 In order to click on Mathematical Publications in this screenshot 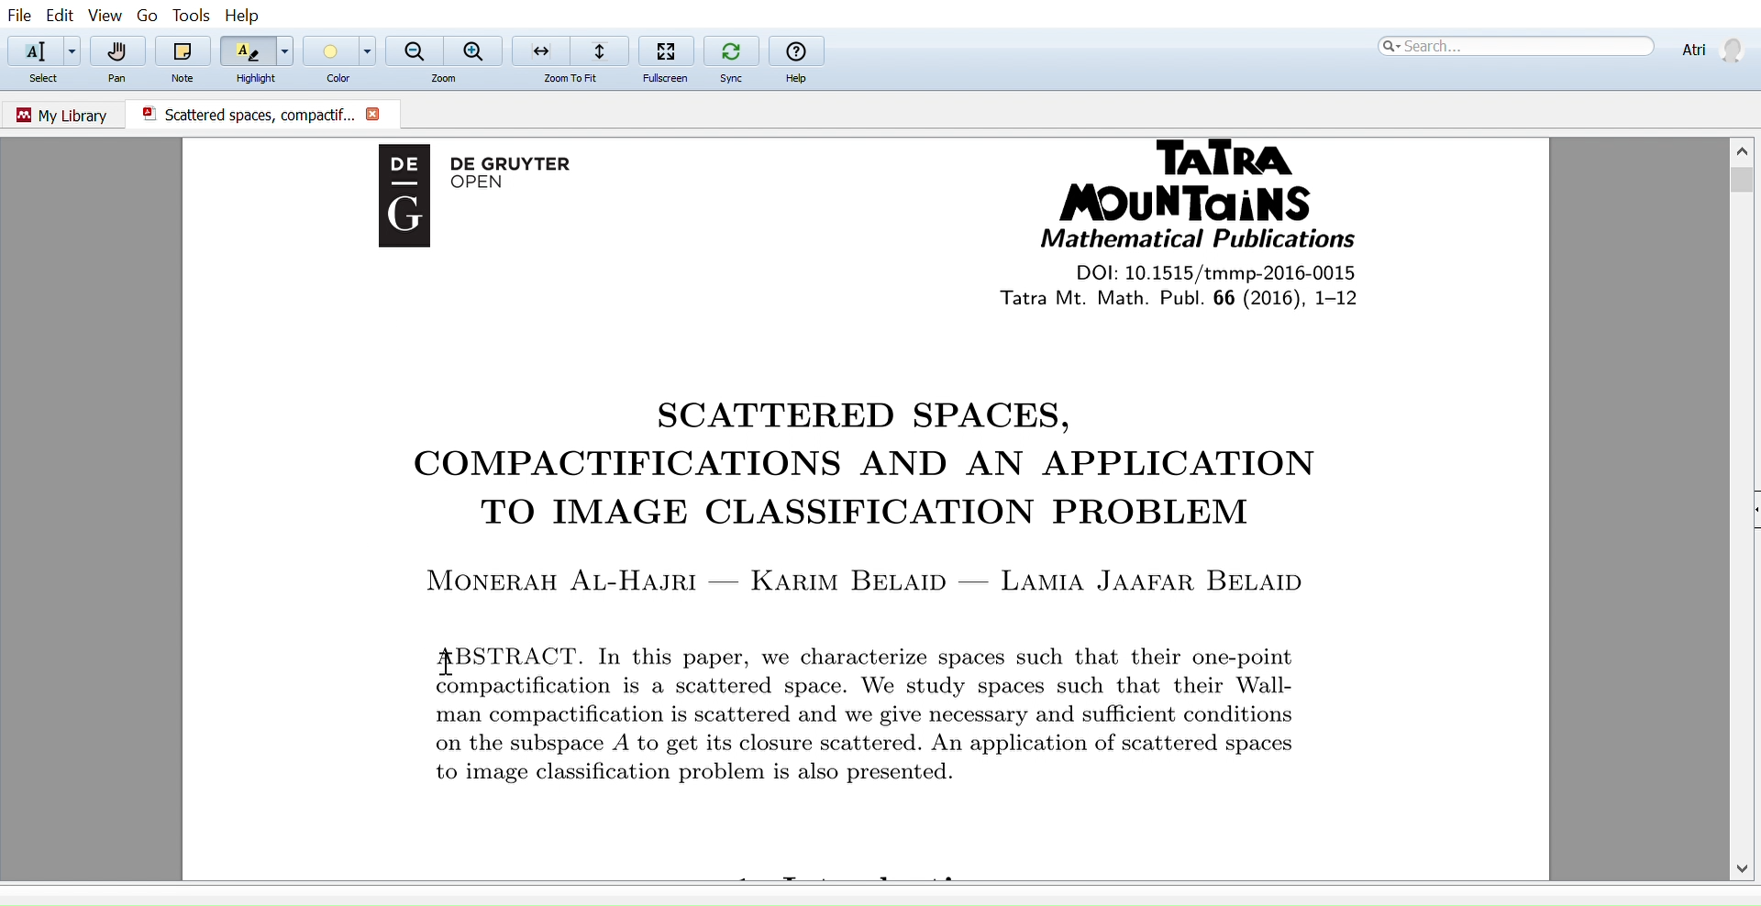, I will do `click(1197, 240)`.